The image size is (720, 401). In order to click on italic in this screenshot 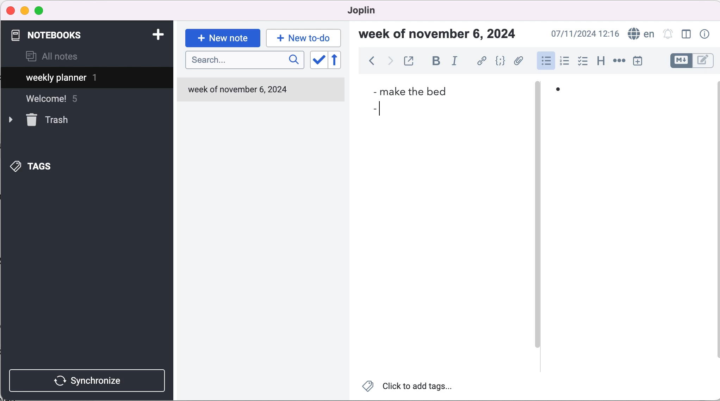, I will do `click(457, 61)`.